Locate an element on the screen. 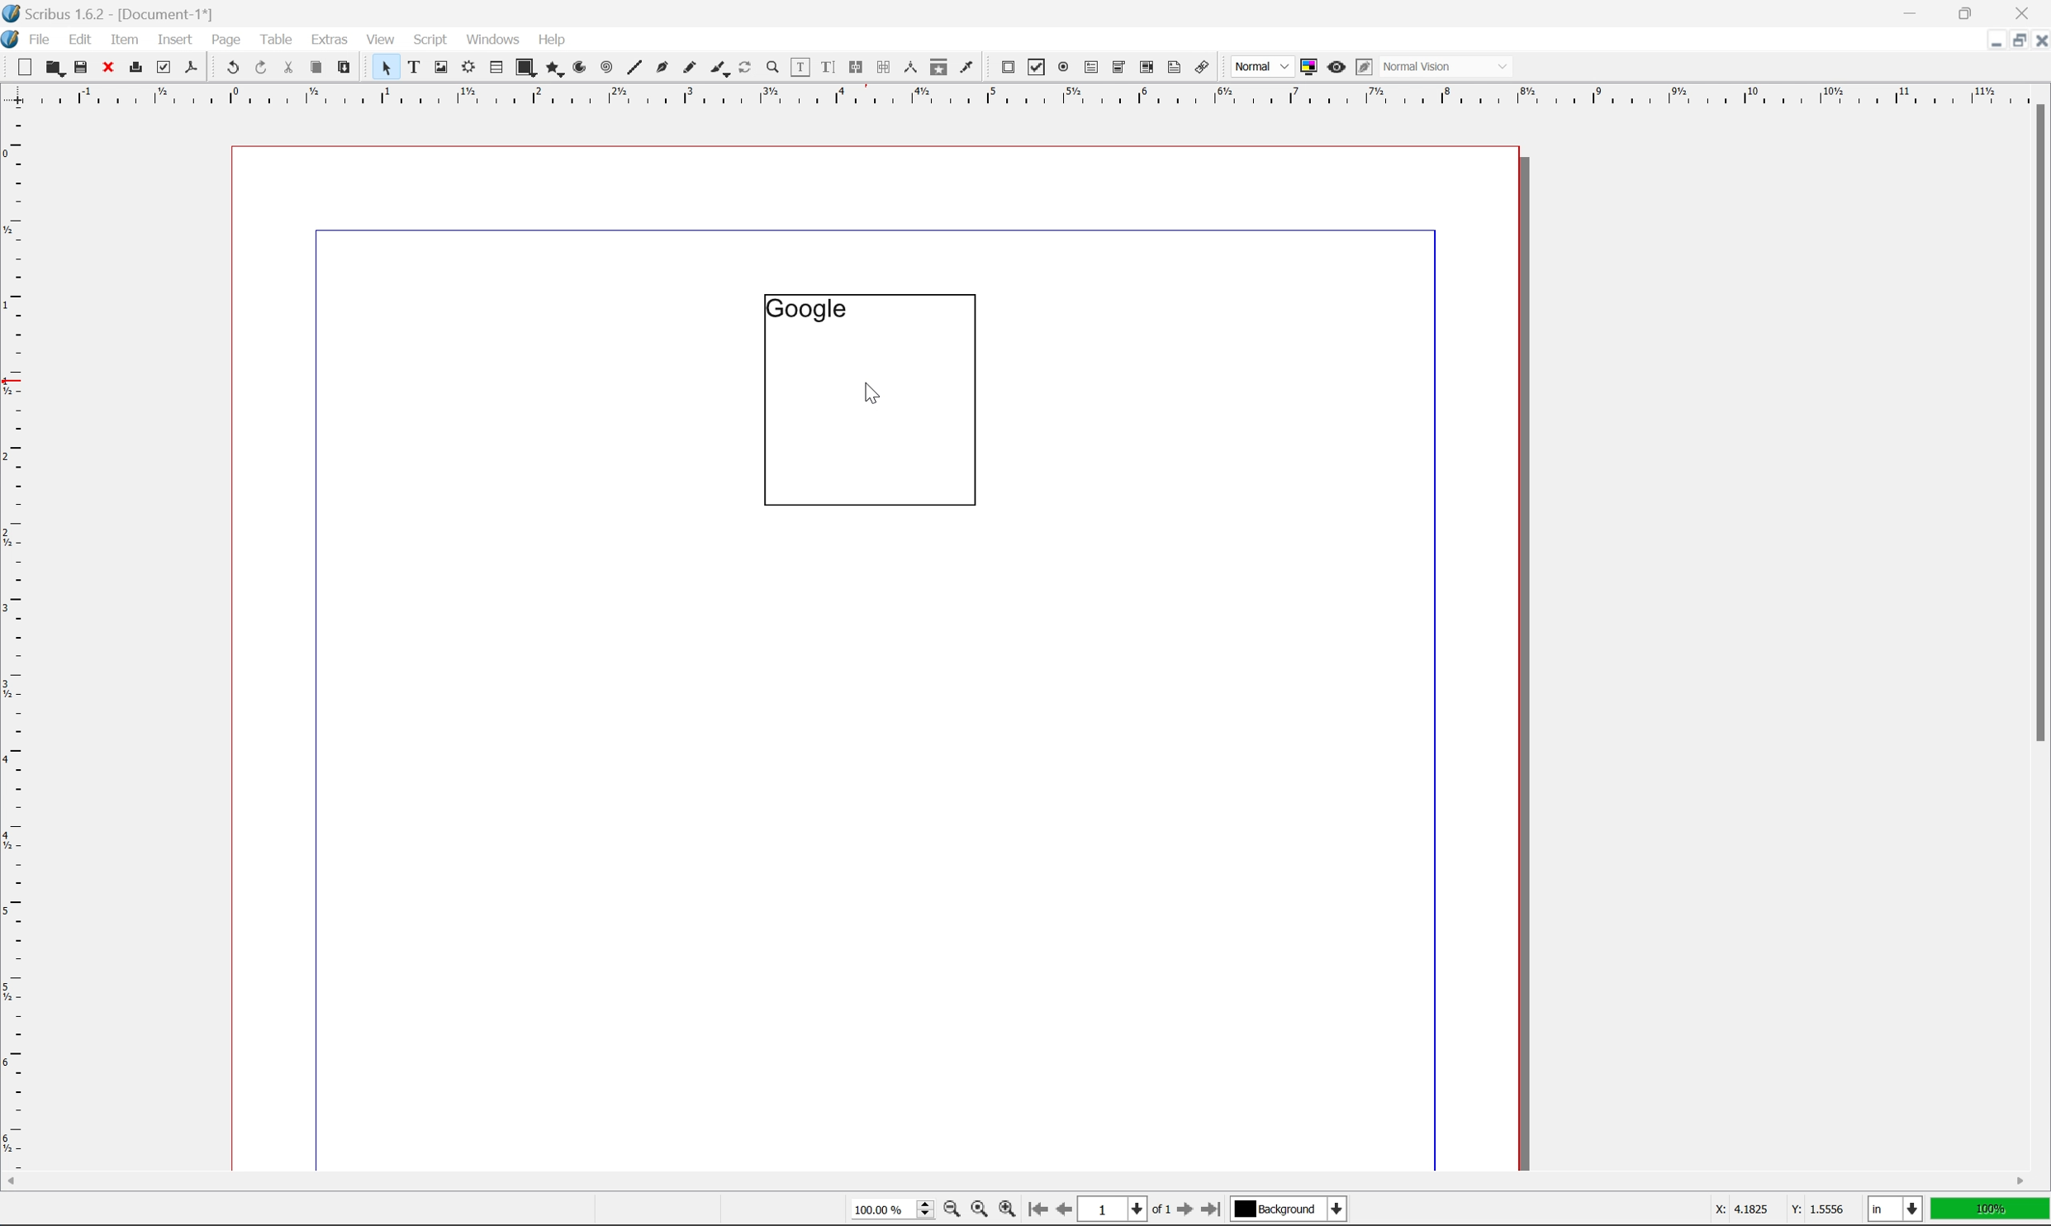 The image size is (2051, 1226). mouse pointer is located at coordinates (870, 395).